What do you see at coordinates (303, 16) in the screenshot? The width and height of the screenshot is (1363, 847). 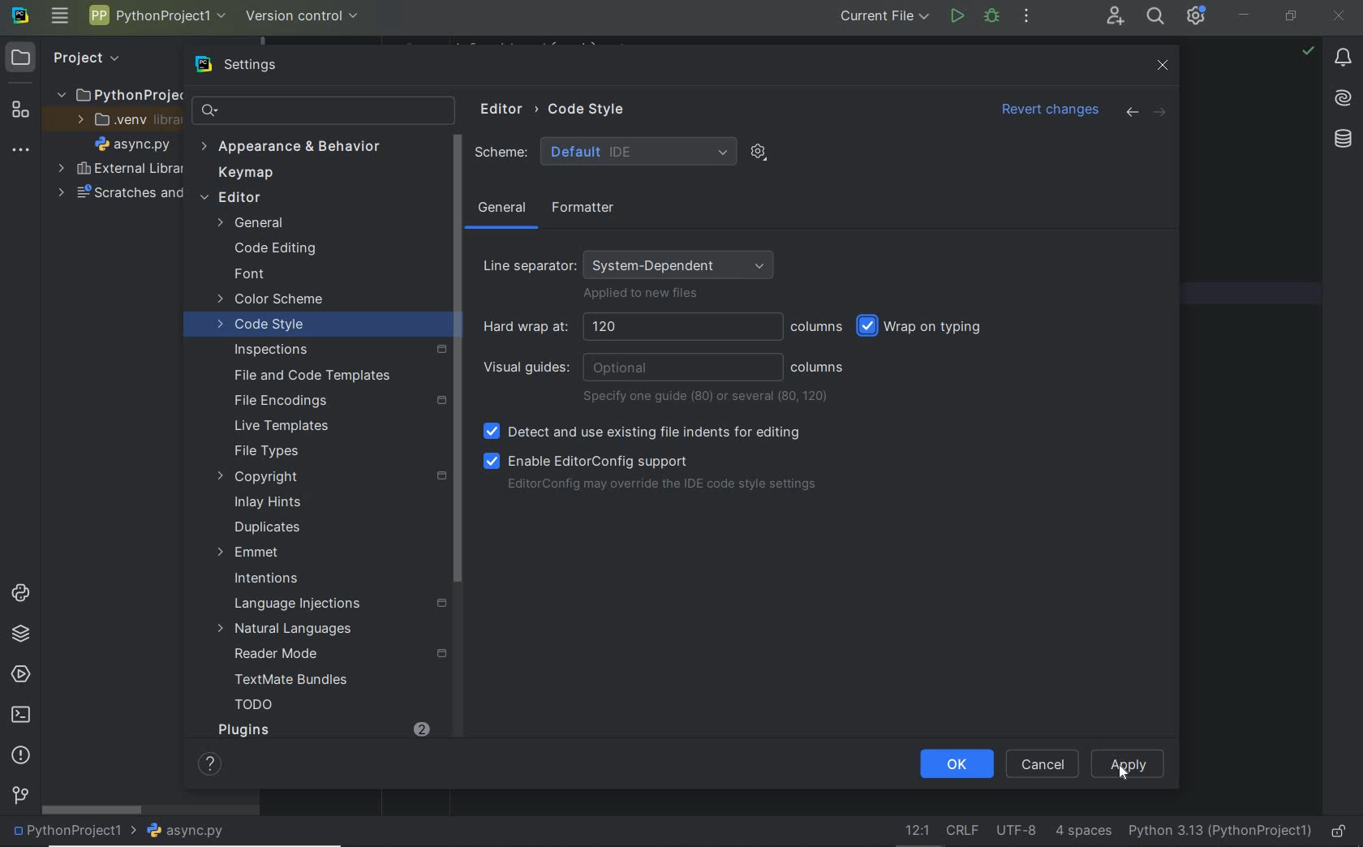 I see `version control` at bounding box center [303, 16].